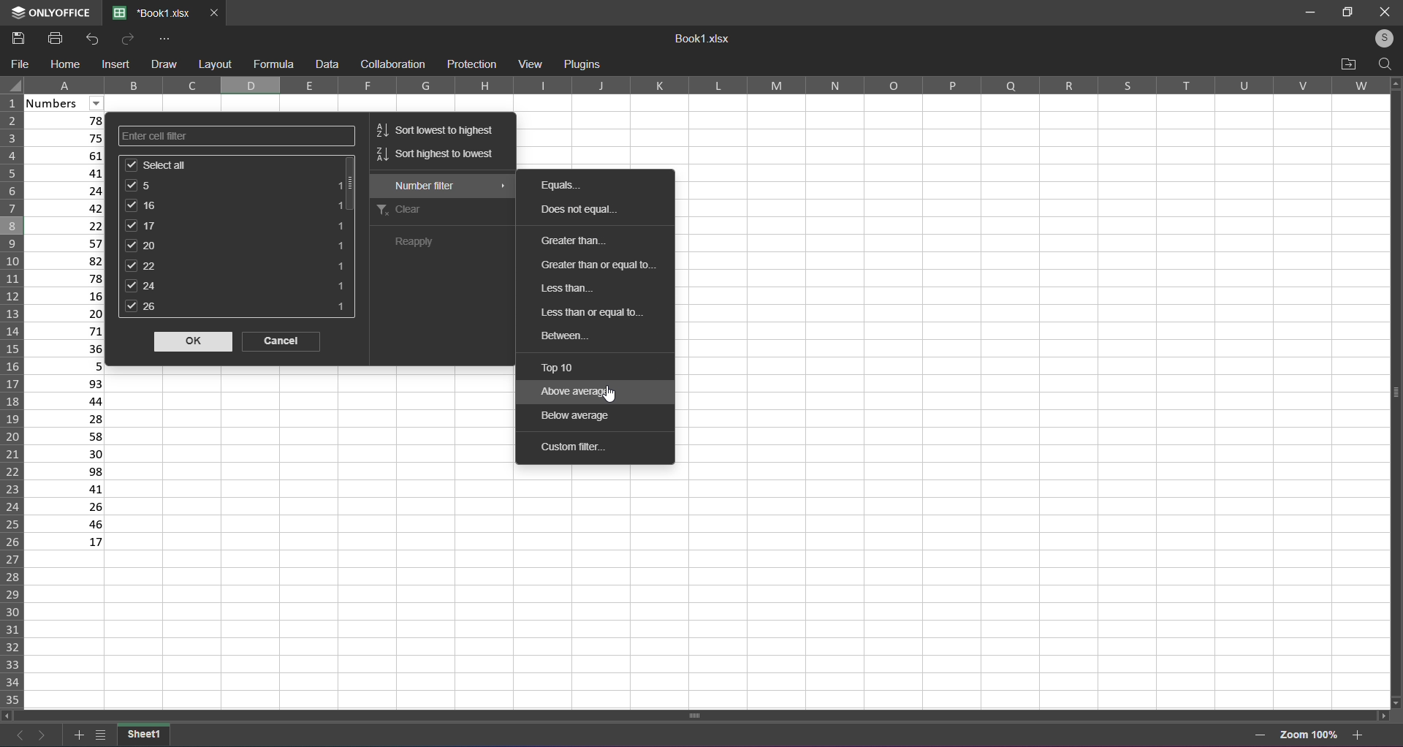 The width and height of the screenshot is (1403, 747). I want to click on Enter Cell filter, so click(234, 135).